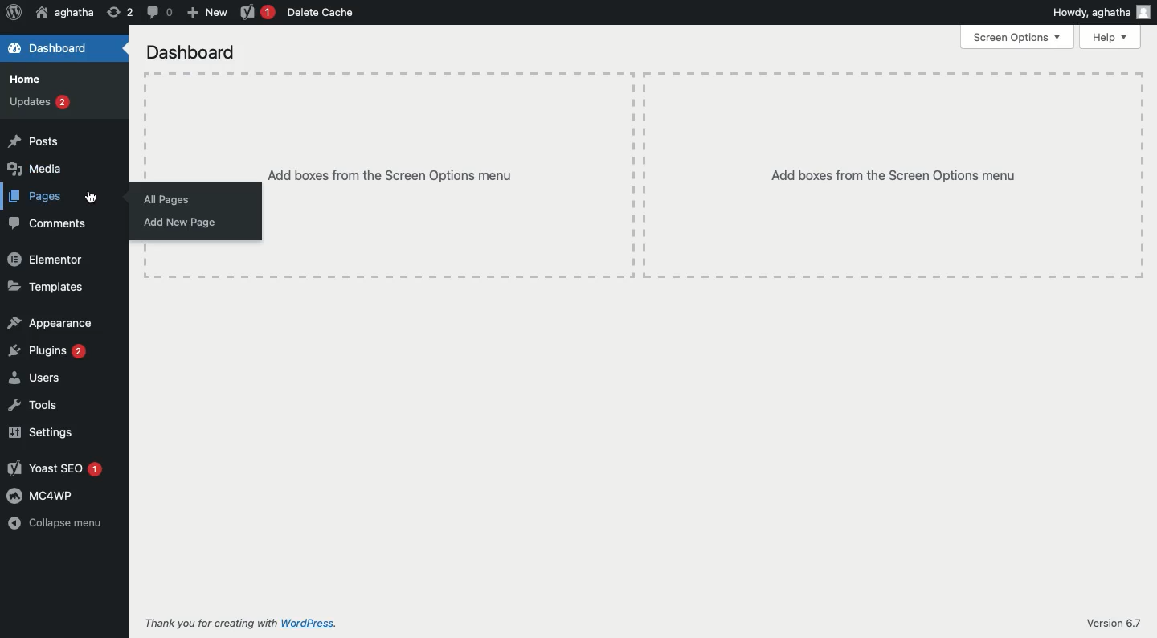 The image size is (1157, 638). What do you see at coordinates (207, 10) in the screenshot?
I see `New` at bounding box center [207, 10].